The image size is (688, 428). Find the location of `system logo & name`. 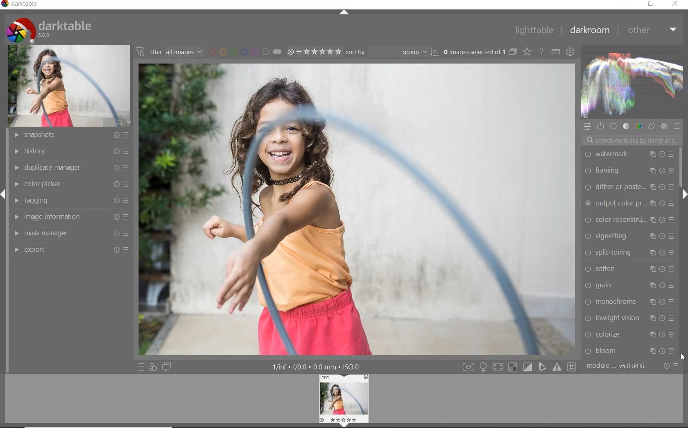

system logo & name is located at coordinates (51, 28).